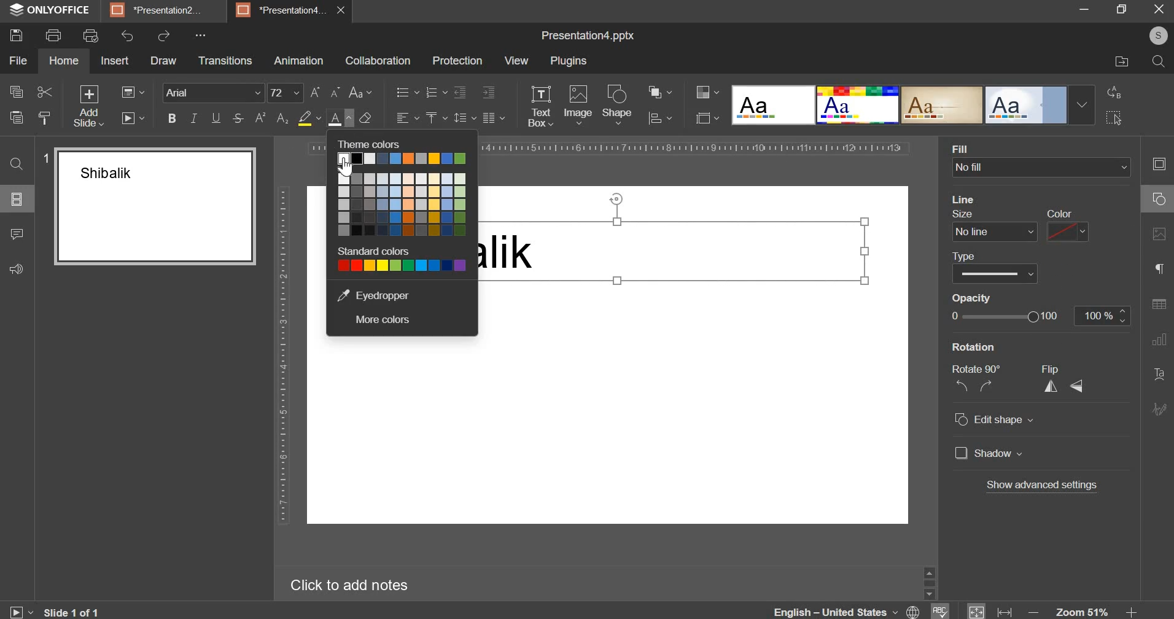  What do you see at coordinates (828, 610) in the screenshot?
I see `english - united states` at bounding box center [828, 610].